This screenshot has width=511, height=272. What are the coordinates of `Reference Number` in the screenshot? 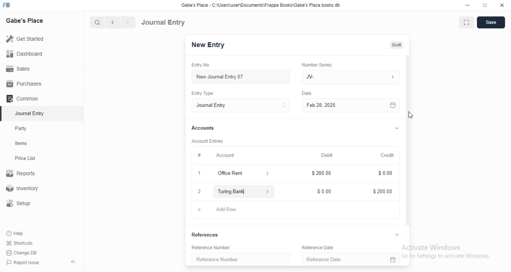 It's located at (215, 247).